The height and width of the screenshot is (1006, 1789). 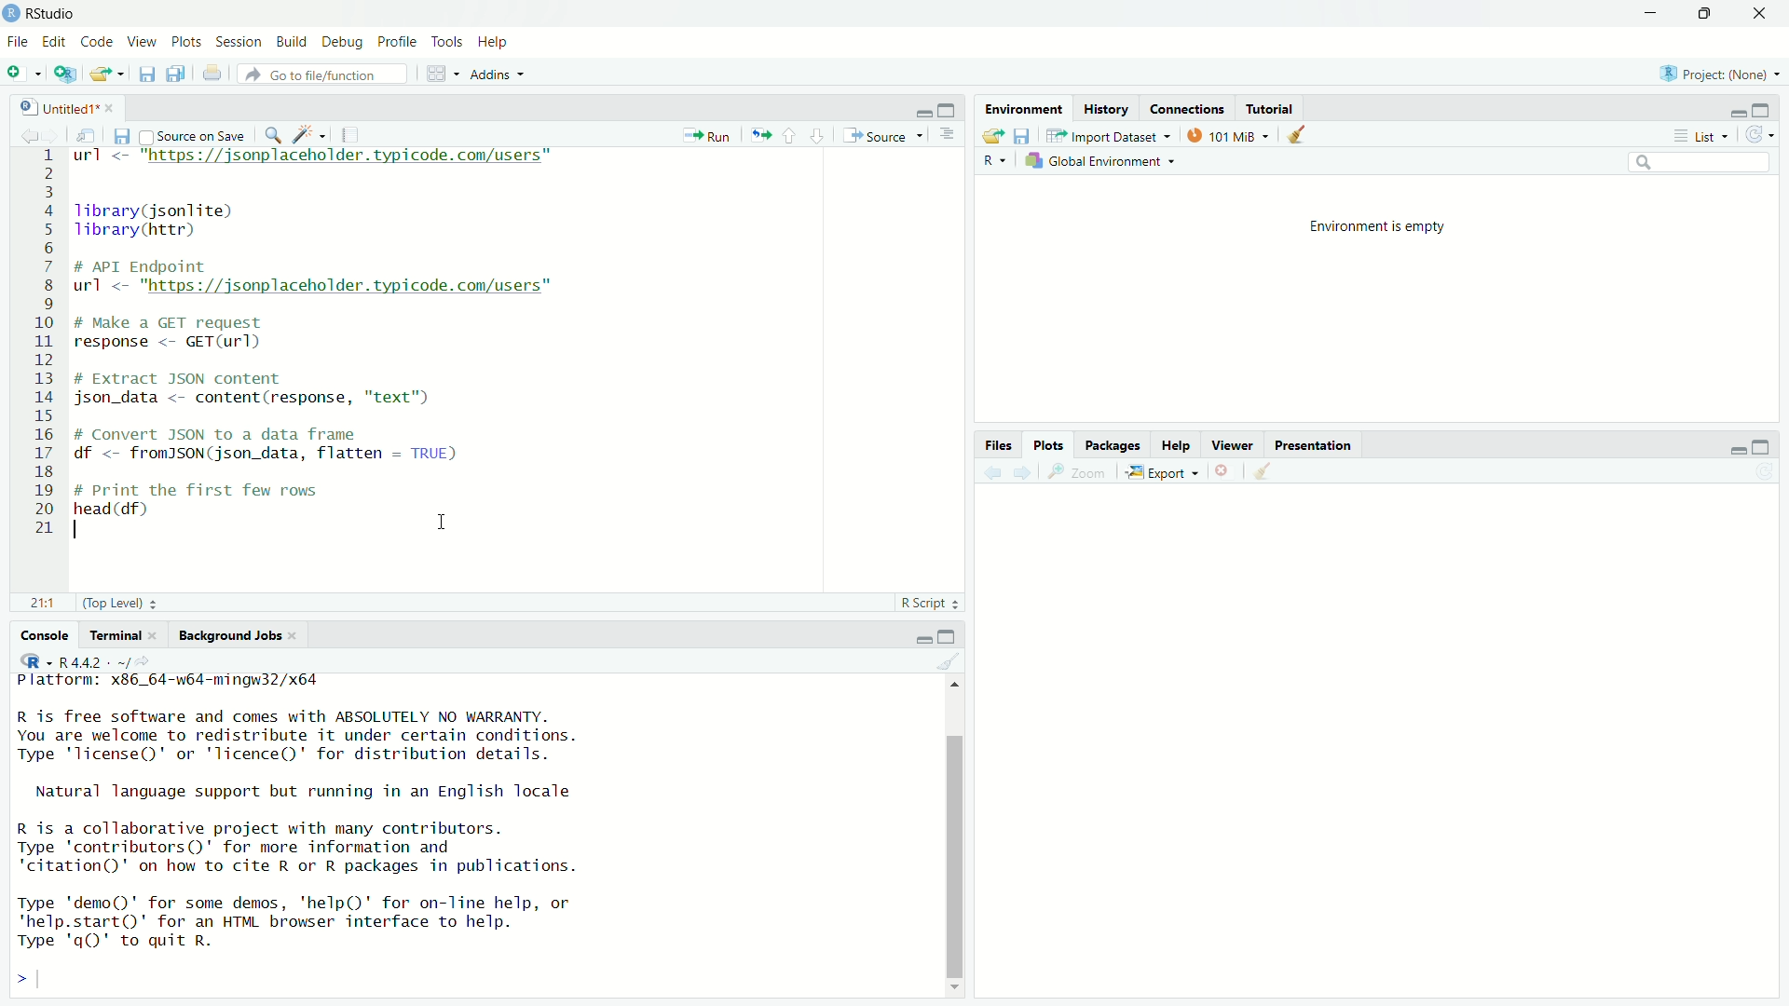 I want to click on Next, so click(x=52, y=137).